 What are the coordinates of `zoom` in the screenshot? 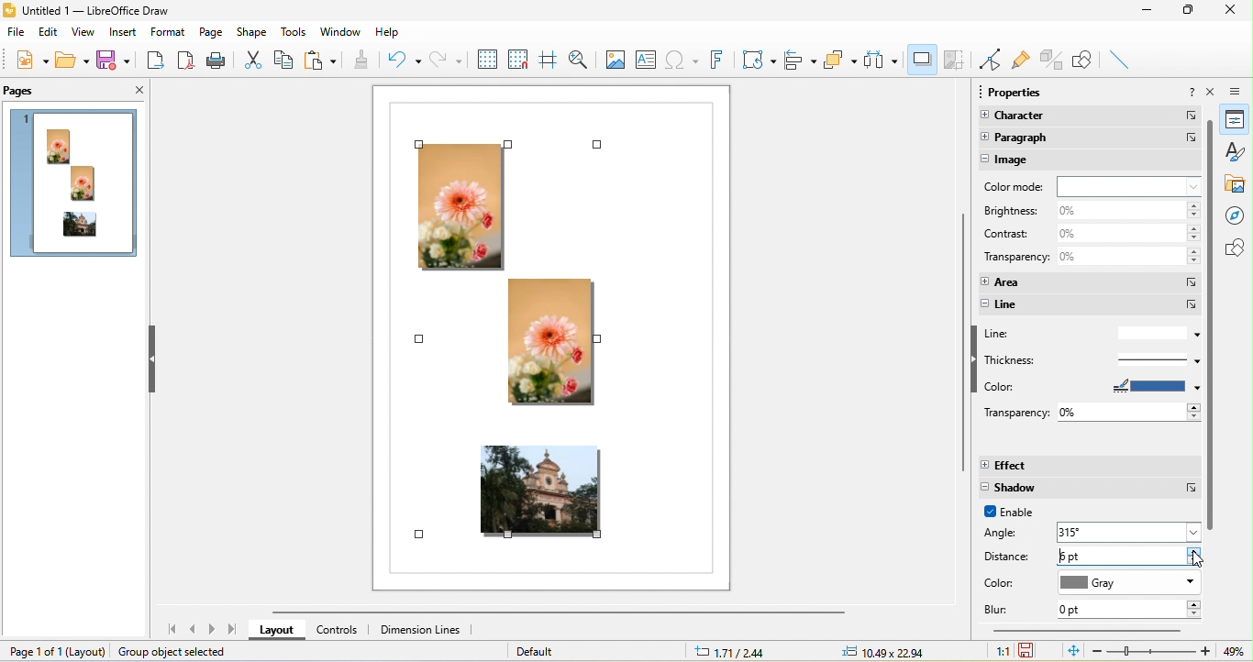 It's located at (1152, 651).